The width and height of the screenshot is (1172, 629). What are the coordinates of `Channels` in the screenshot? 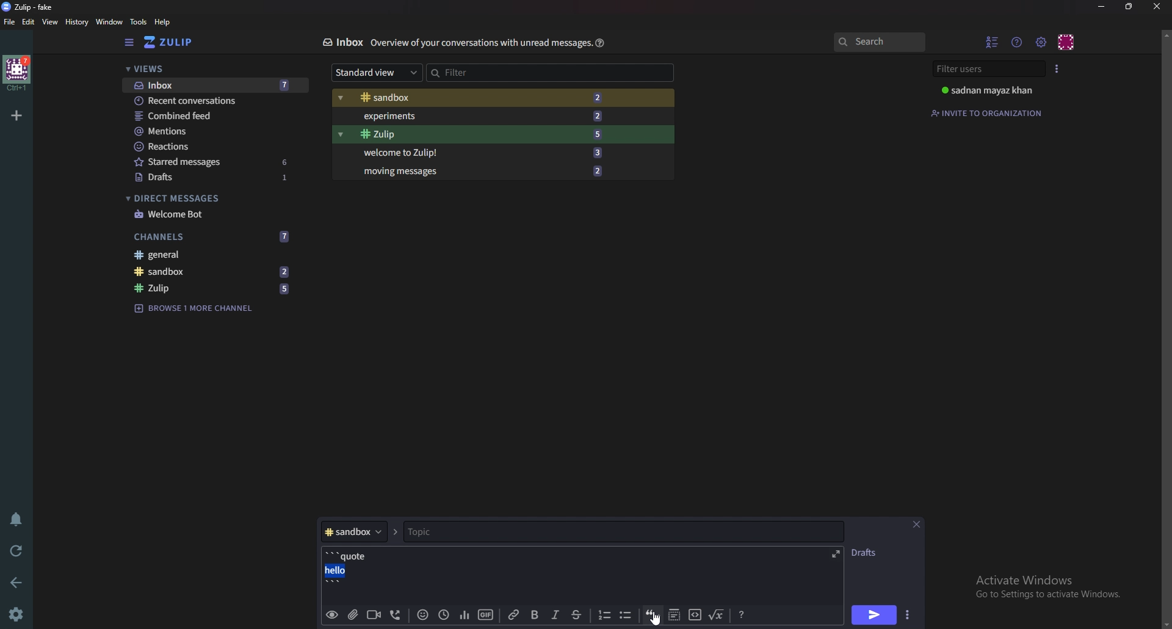 It's located at (187, 237).